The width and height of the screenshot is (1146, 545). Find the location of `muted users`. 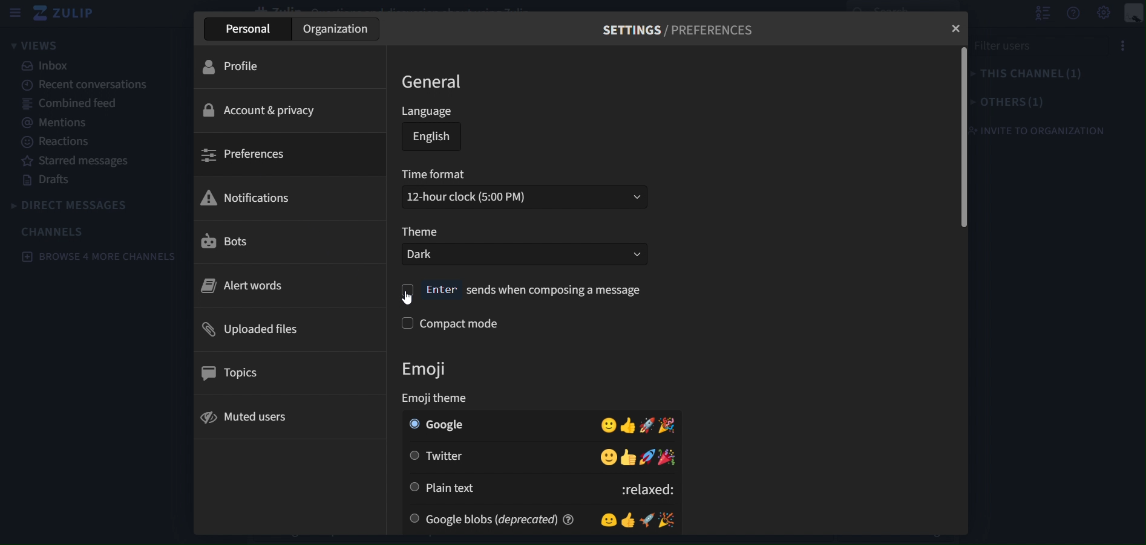

muted users is located at coordinates (282, 418).